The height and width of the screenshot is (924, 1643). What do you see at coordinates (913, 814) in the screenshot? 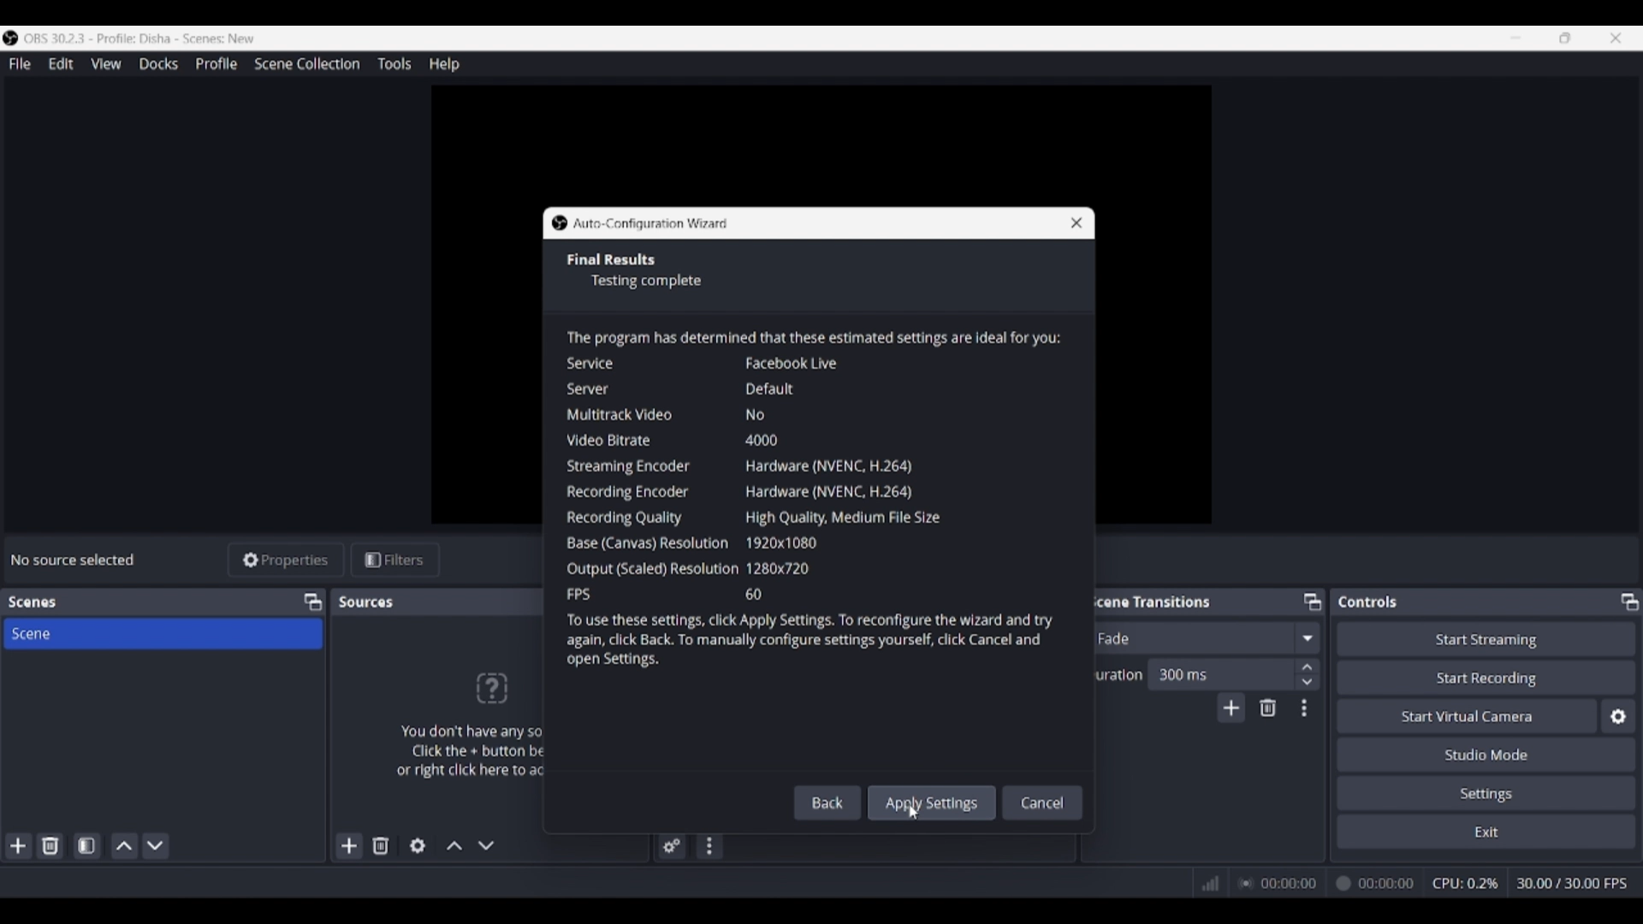
I see `Cursor` at bounding box center [913, 814].